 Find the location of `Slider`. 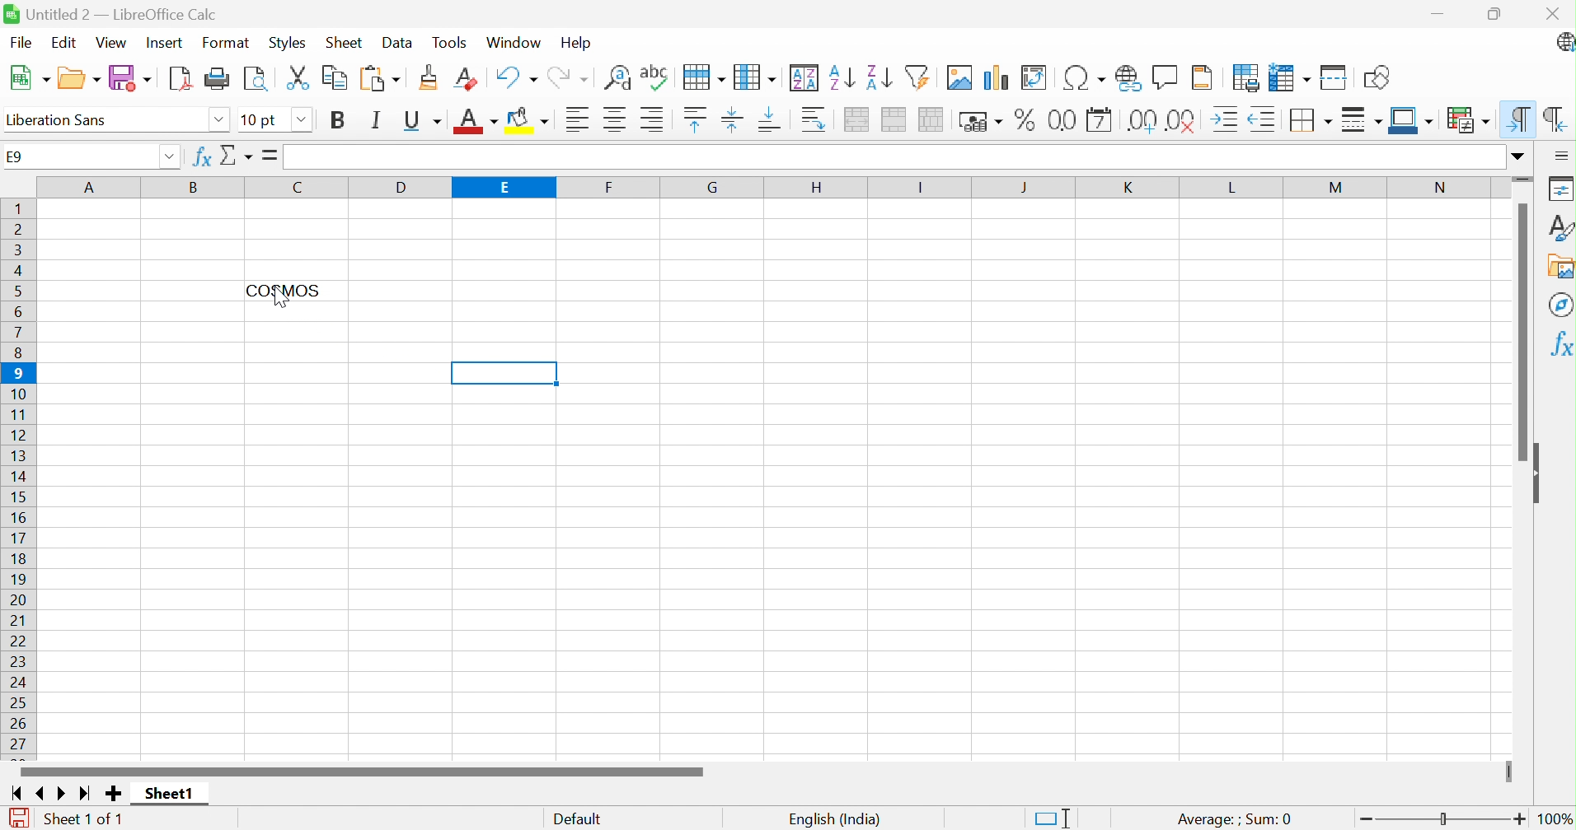

Slider is located at coordinates (1524, 177).